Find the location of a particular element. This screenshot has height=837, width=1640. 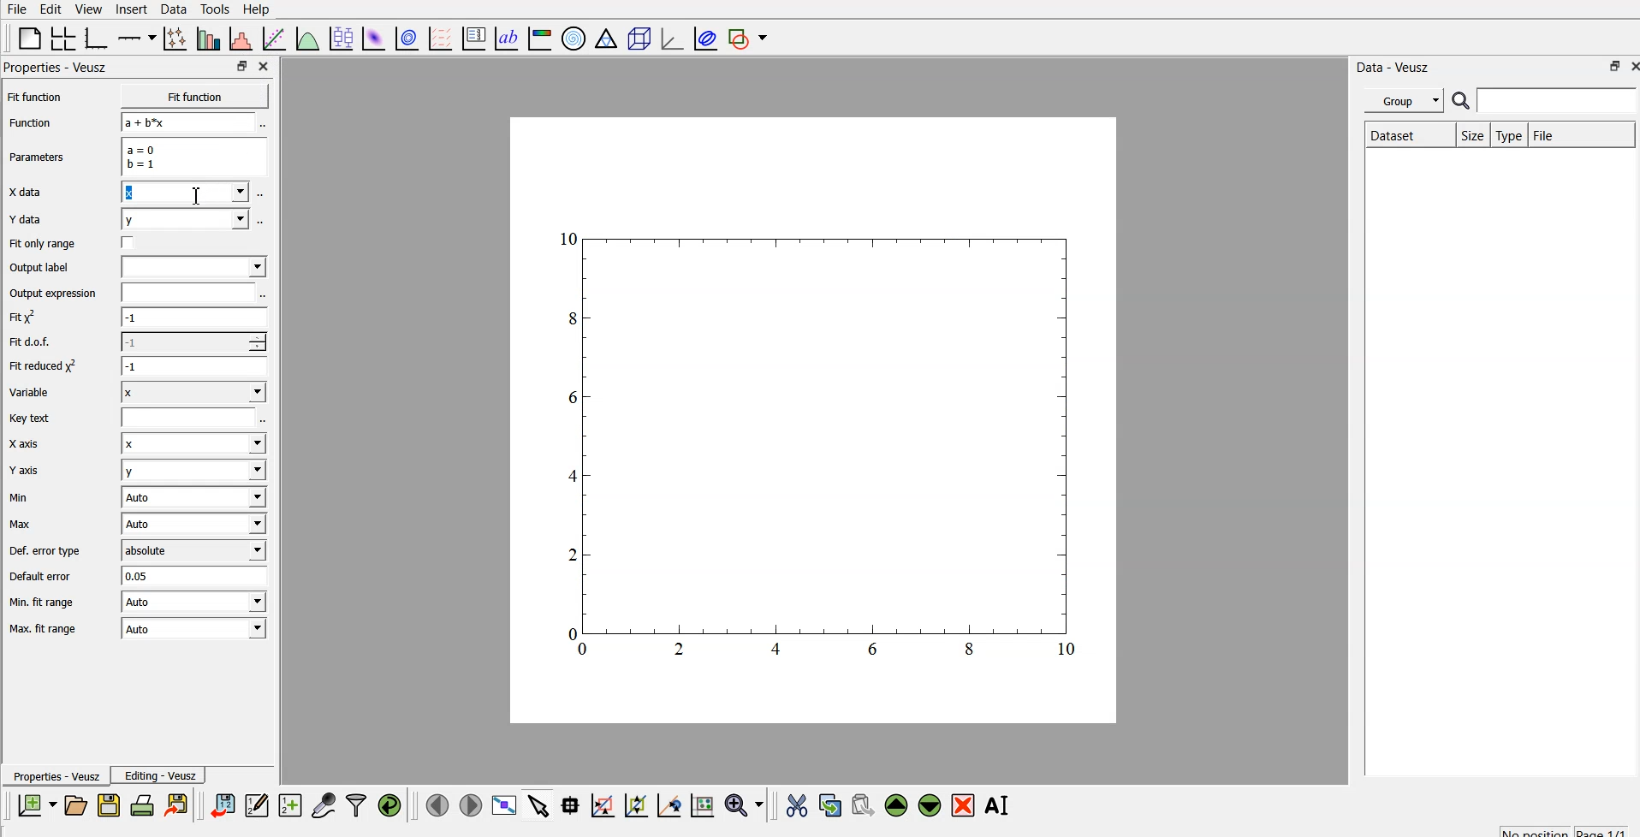

search for dataset names is located at coordinates (1555, 100).